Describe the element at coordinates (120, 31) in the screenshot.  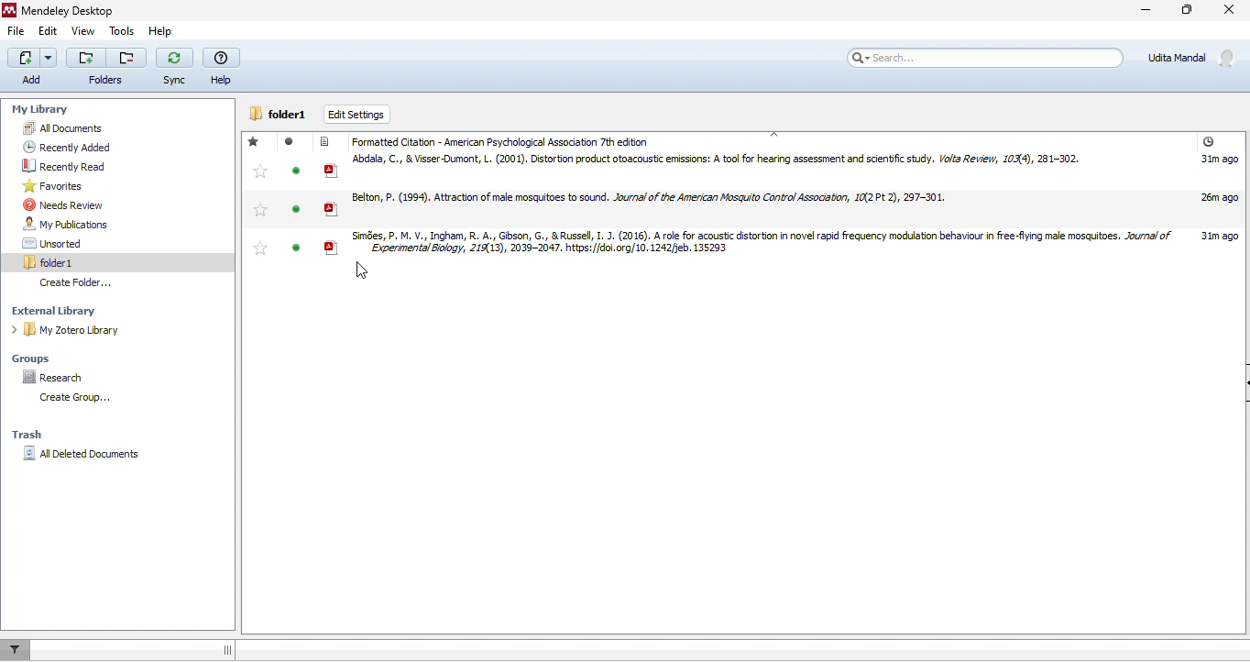
I see `tools` at that location.